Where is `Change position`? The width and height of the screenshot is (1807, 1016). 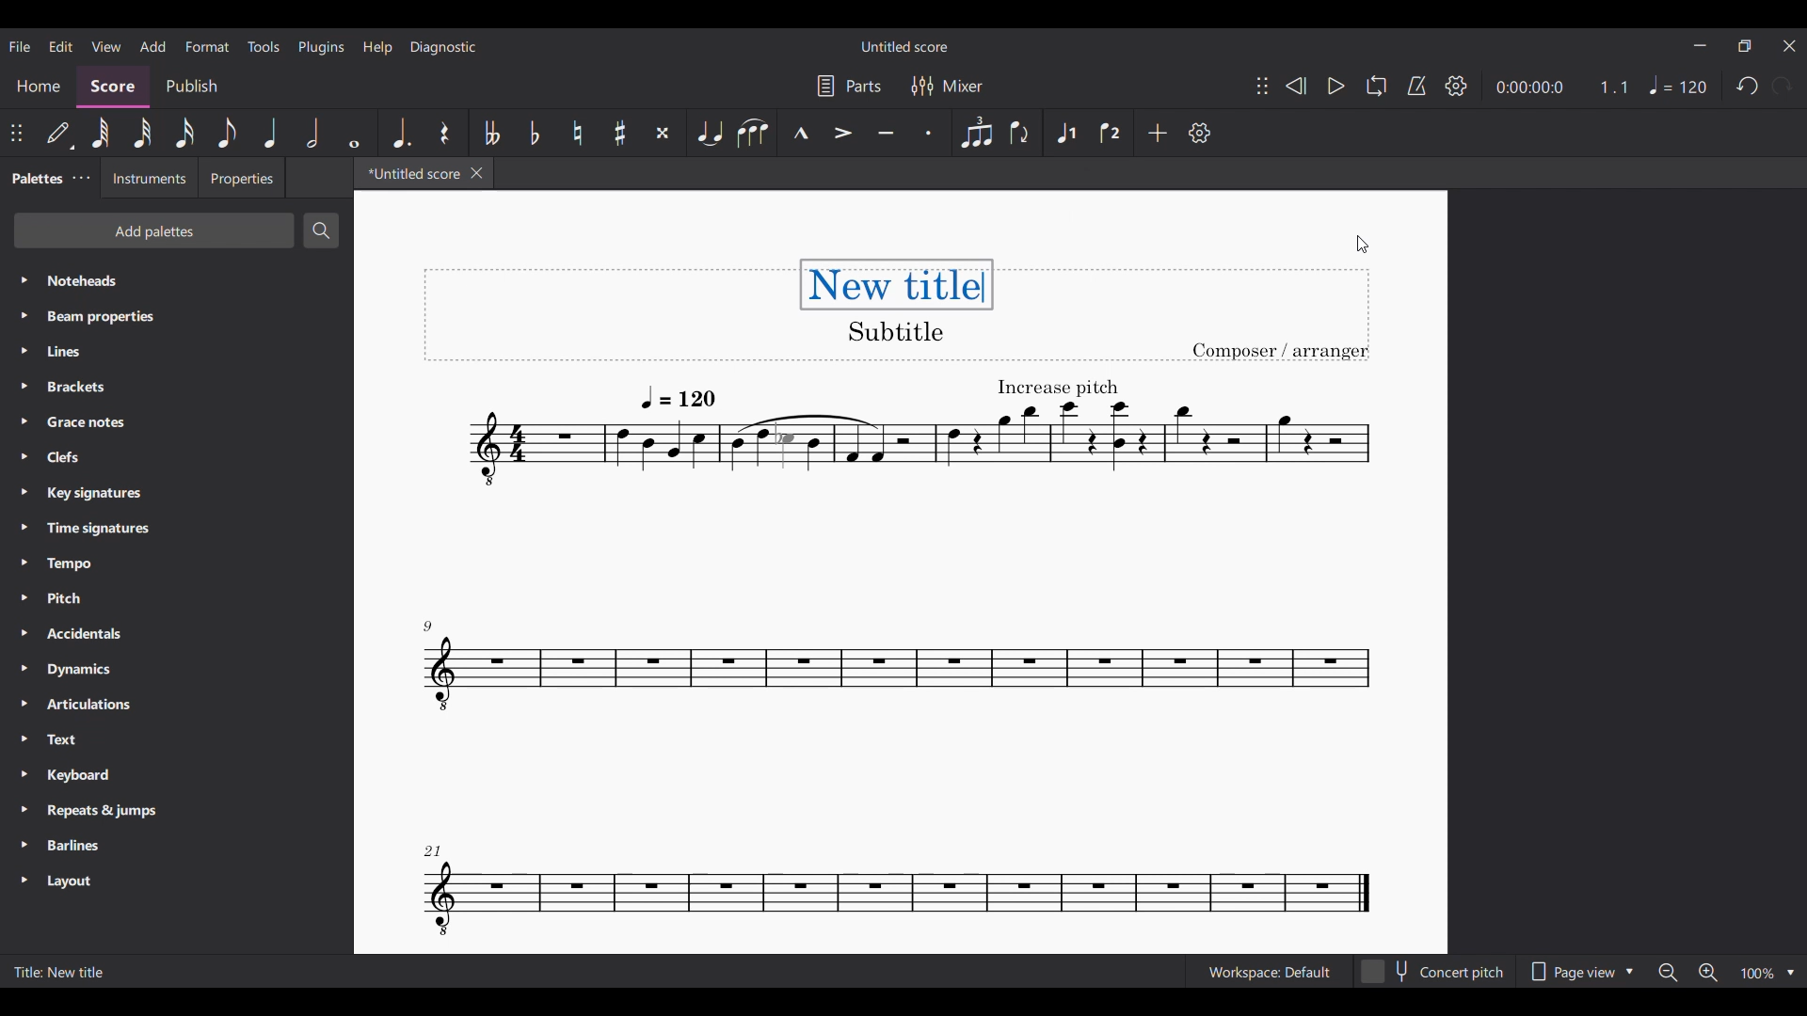
Change position is located at coordinates (1263, 86).